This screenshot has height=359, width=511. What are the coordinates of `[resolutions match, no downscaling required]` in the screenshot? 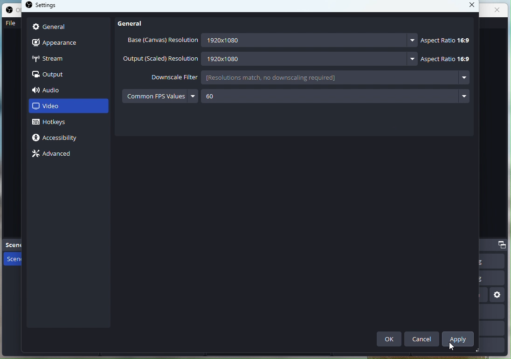 It's located at (301, 77).